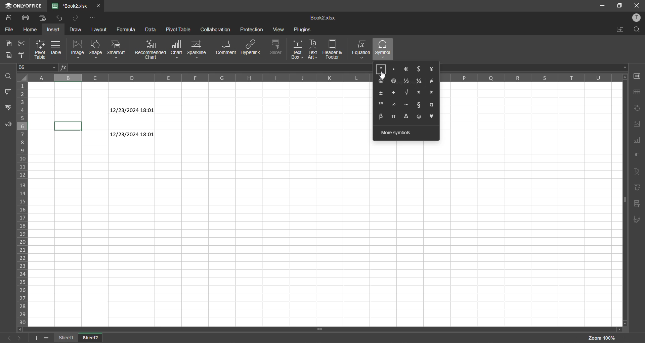 The image size is (645, 343). I want to click on scrollbar, so click(322, 330).